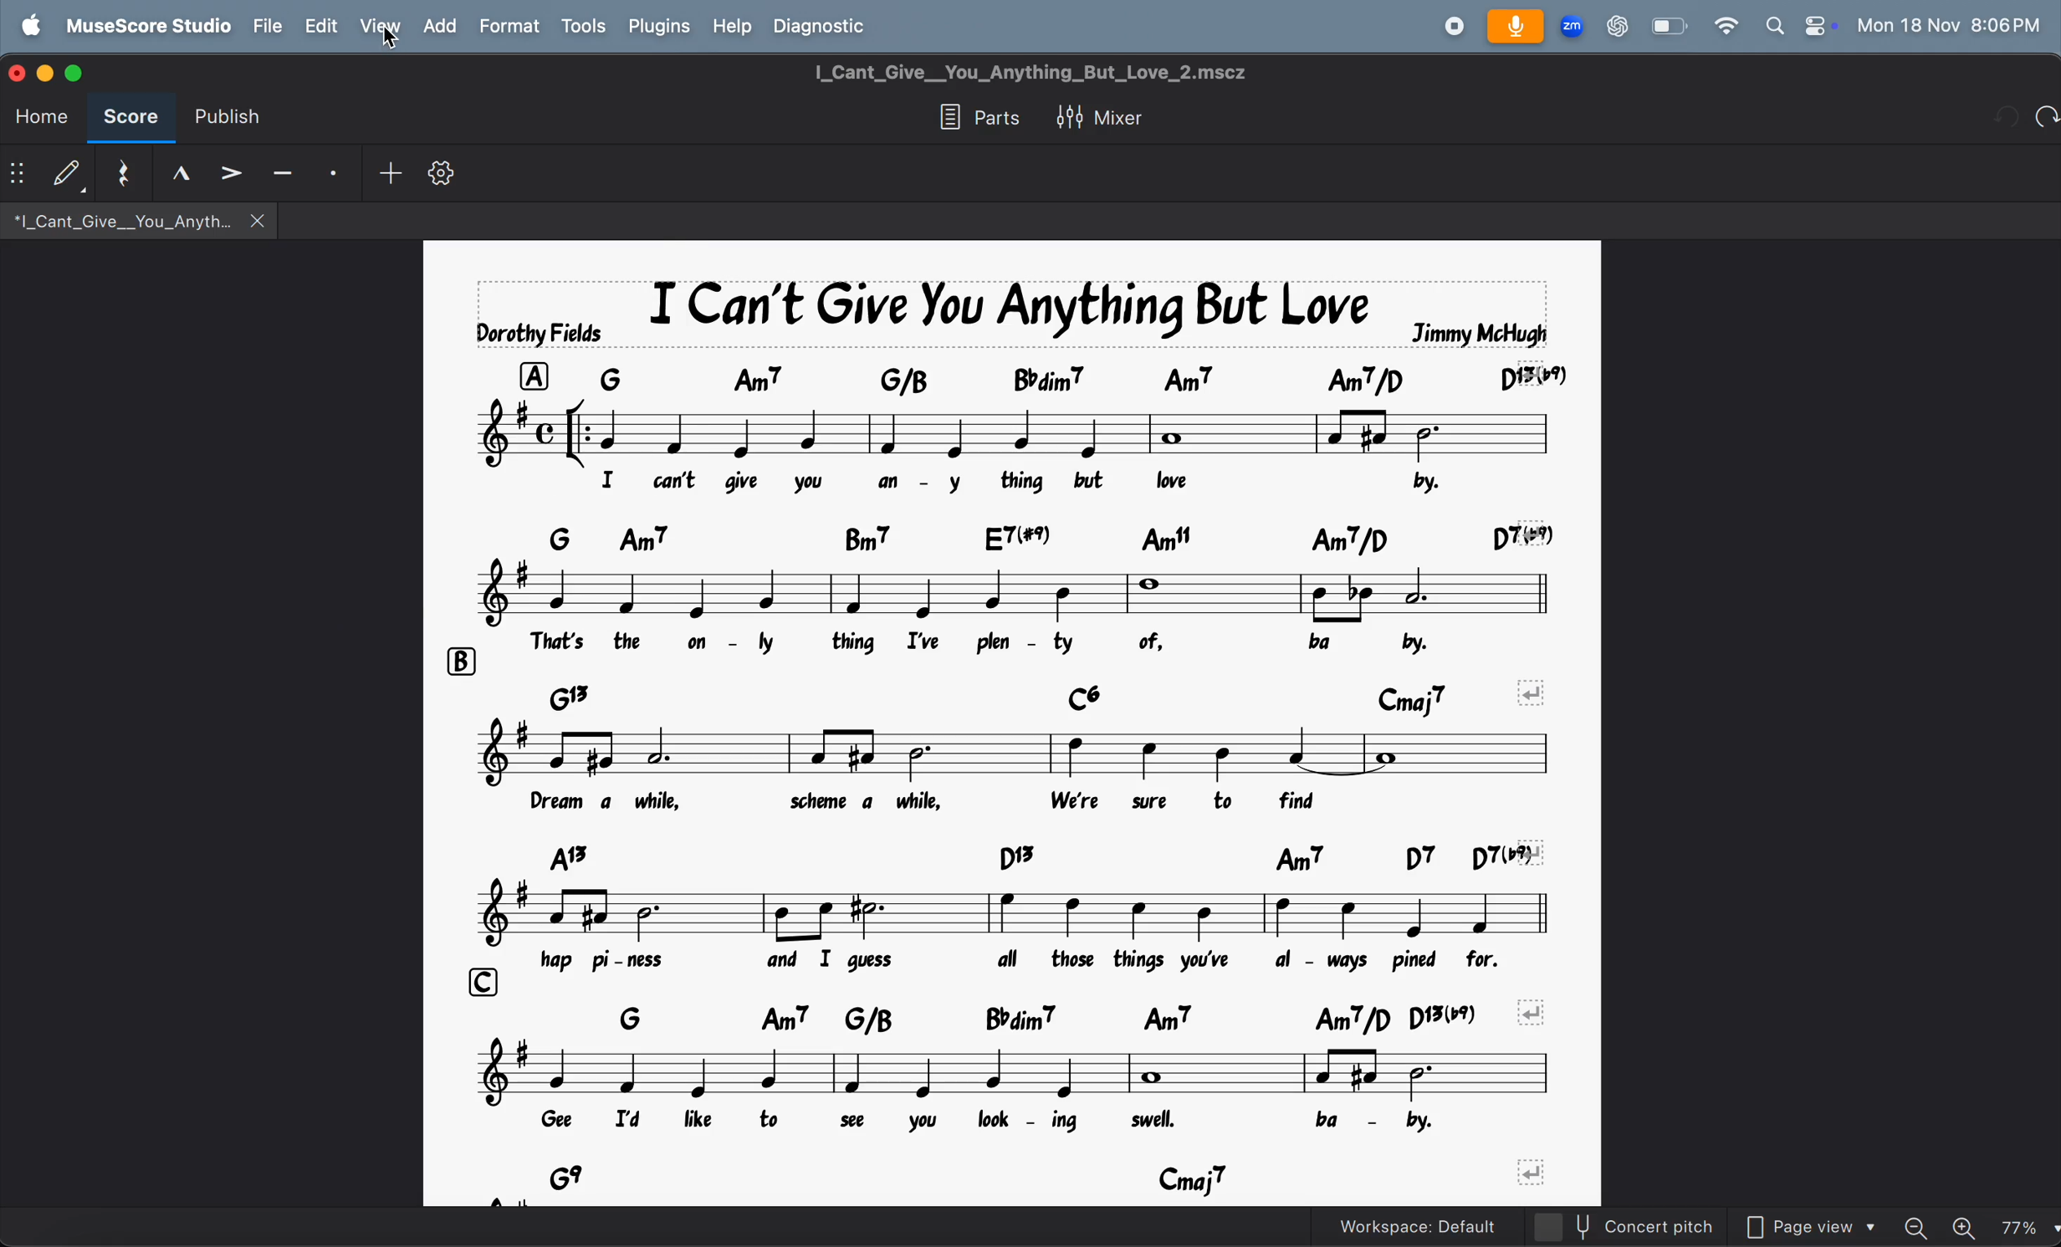  Describe the element at coordinates (2007, 119) in the screenshot. I see `redo` at that location.